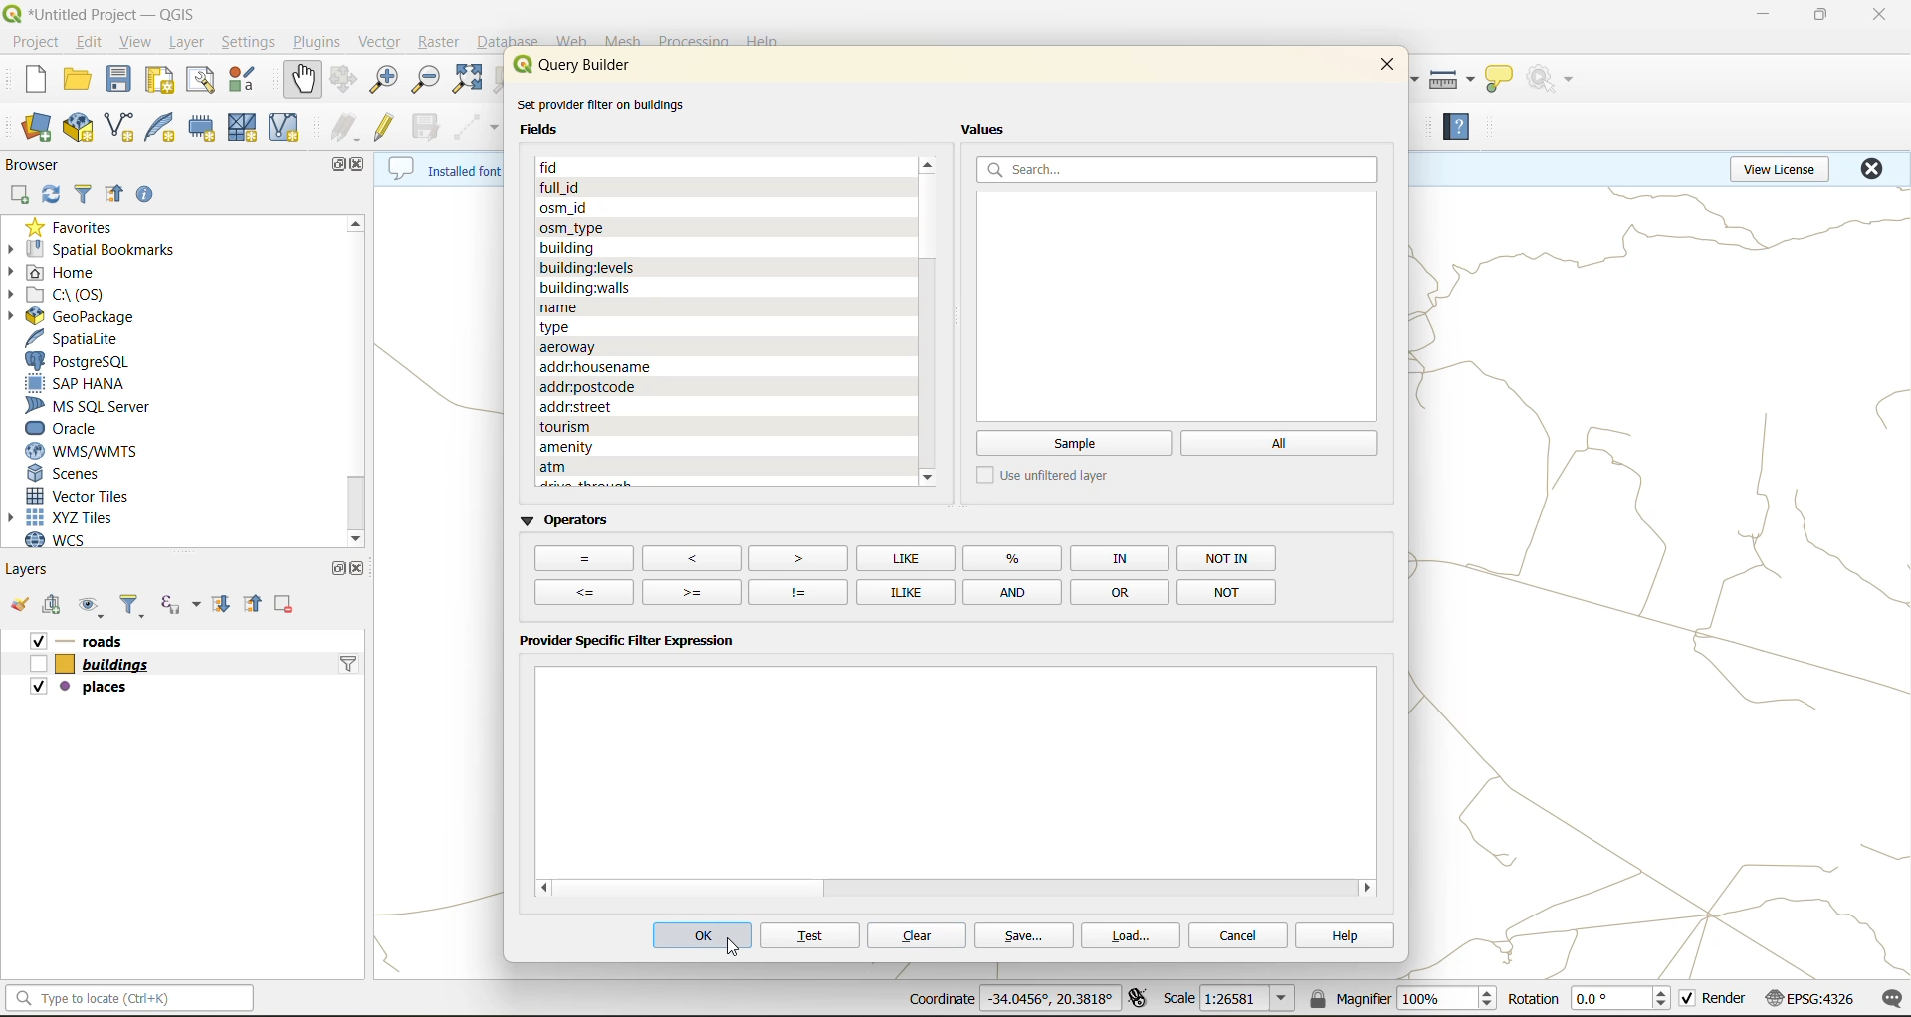  Describe the element at coordinates (22, 602) in the screenshot. I see `open` at that location.